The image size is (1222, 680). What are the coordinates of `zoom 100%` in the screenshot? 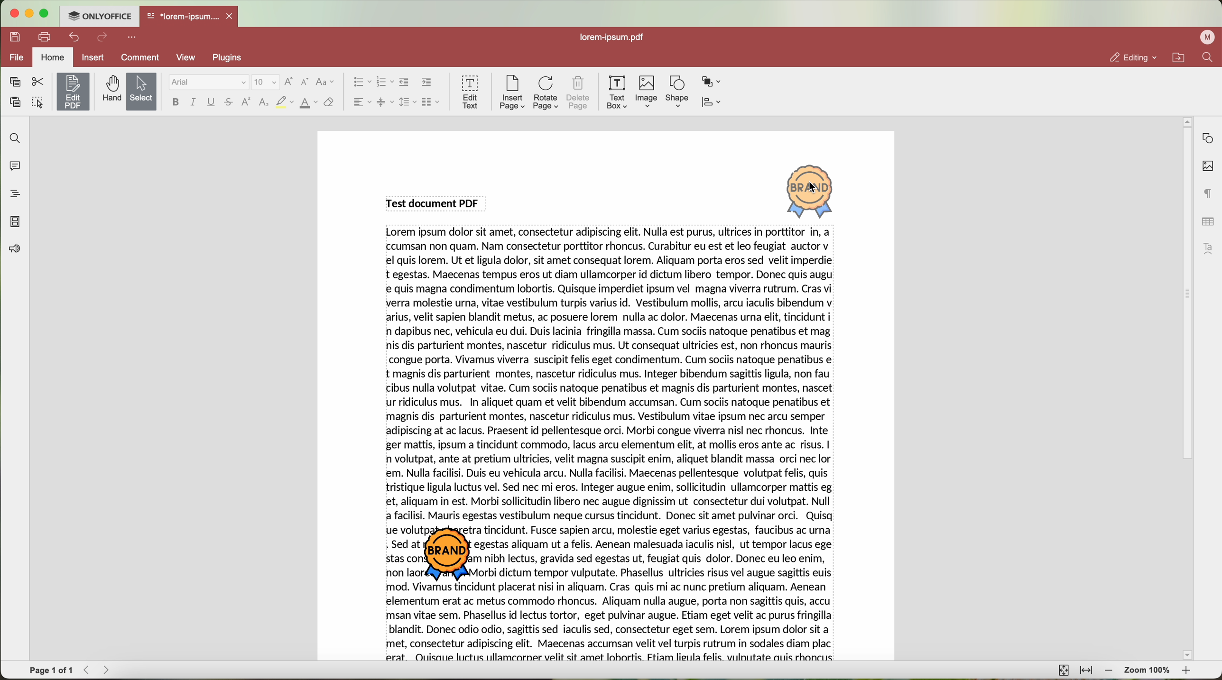 It's located at (1148, 672).